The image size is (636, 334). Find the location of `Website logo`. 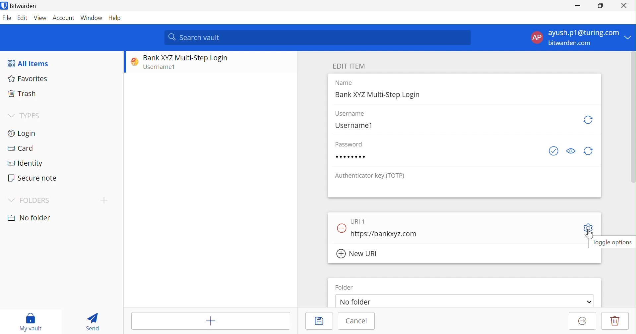

Website logo is located at coordinates (133, 61).